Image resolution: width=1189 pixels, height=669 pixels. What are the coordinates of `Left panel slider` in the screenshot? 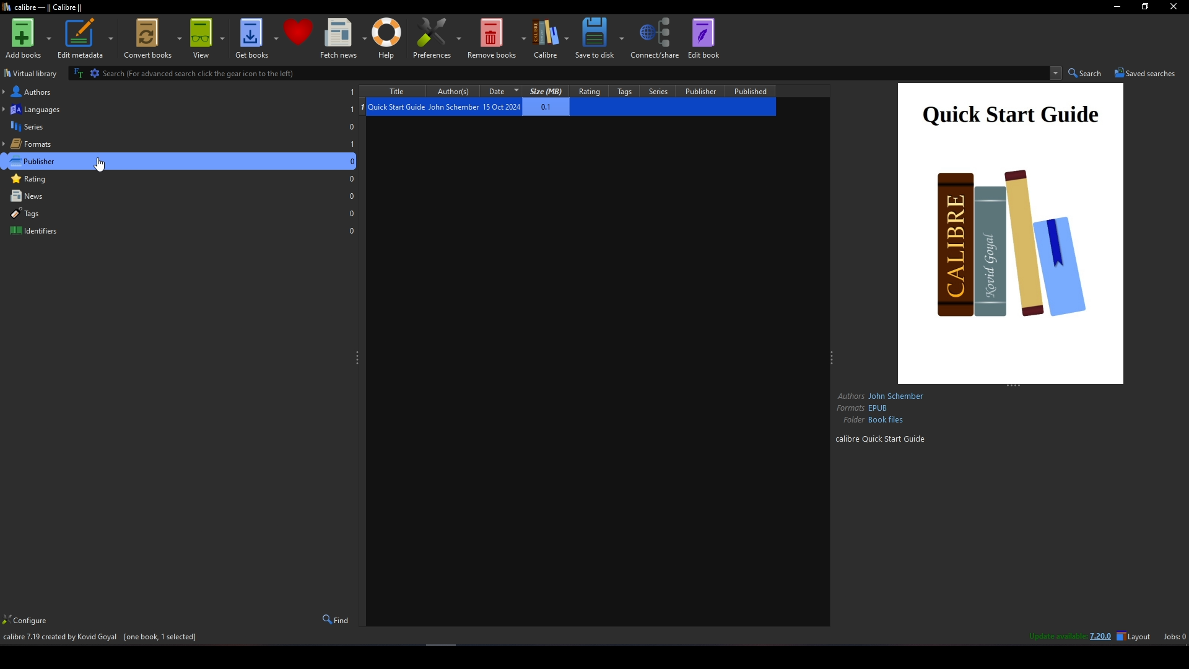 It's located at (357, 359).